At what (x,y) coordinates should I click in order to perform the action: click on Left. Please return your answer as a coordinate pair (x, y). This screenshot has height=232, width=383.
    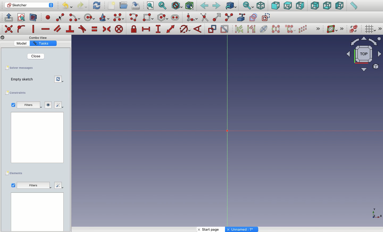
    Looking at the image, I should click on (340, 6).